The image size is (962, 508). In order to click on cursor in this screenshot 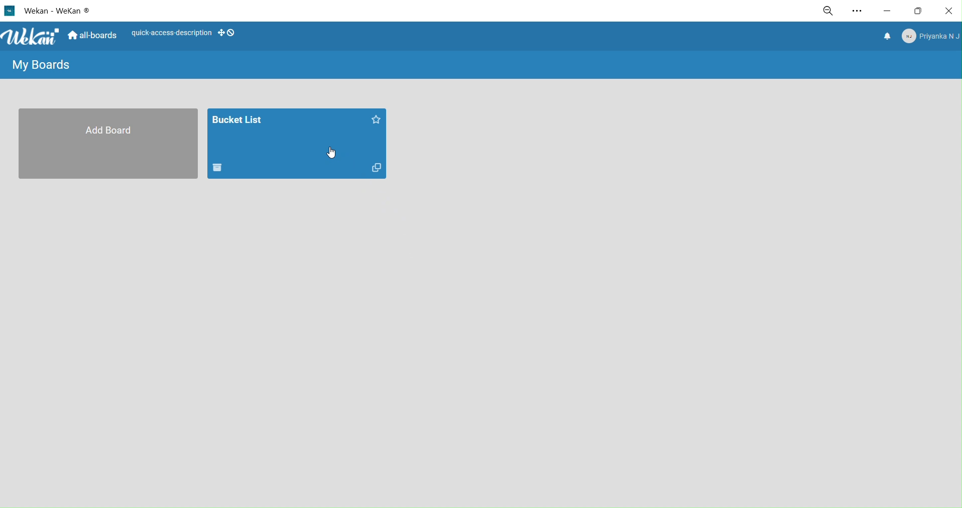, I will do `click(332, 152)`.